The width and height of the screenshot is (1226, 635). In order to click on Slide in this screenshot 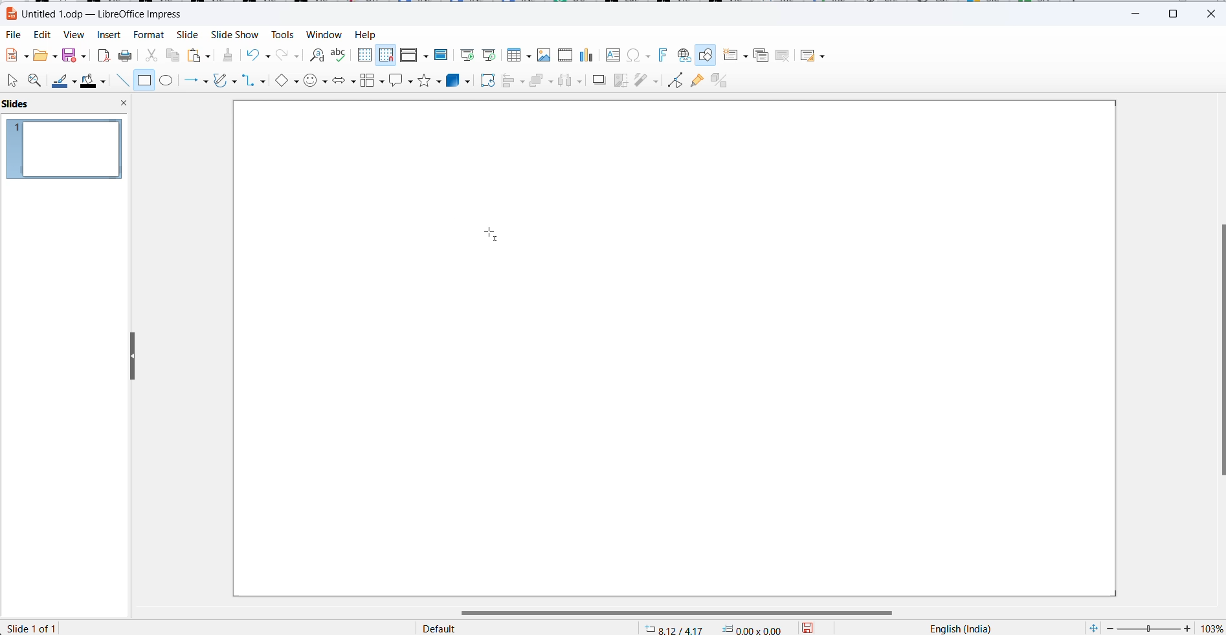, I will do `click(186, 36)`.